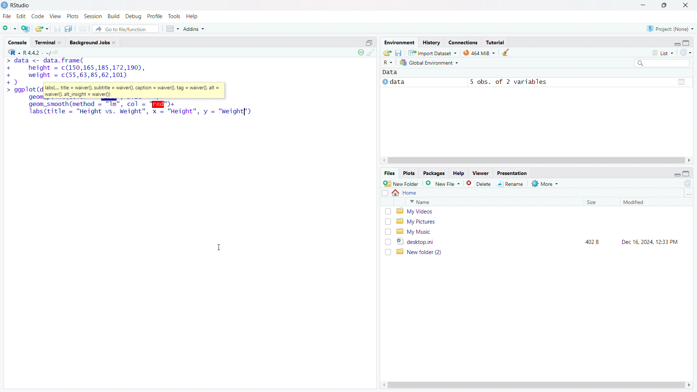 This screenshot has height=392, width=697. Describe the element at coordinates (399, 41) in the screenshot. I see `environemnet` at that location.